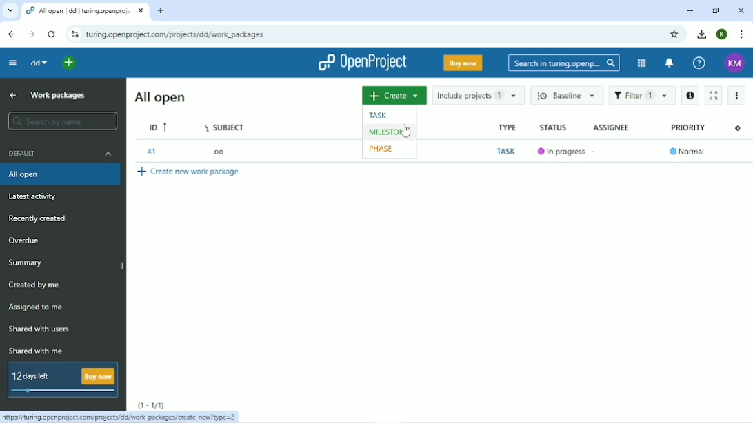 Image resolution: width=753 pixels, height=423 pixels. What do you see at coordinates (689, 151) in the screenshot?
I see `Normal` at bounding box center [689, 151].